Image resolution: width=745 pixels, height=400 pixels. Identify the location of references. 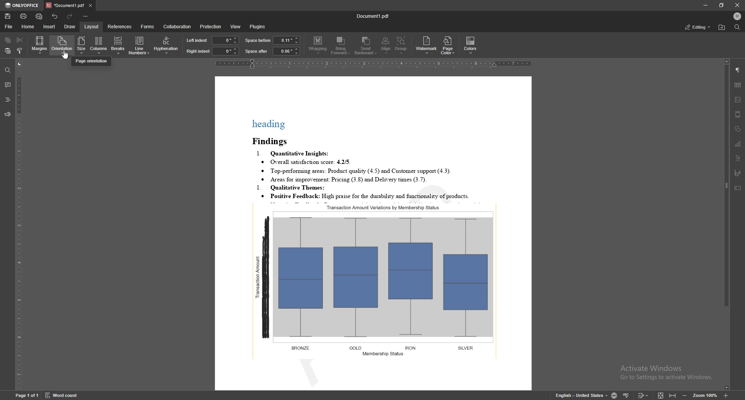
(120, 26).